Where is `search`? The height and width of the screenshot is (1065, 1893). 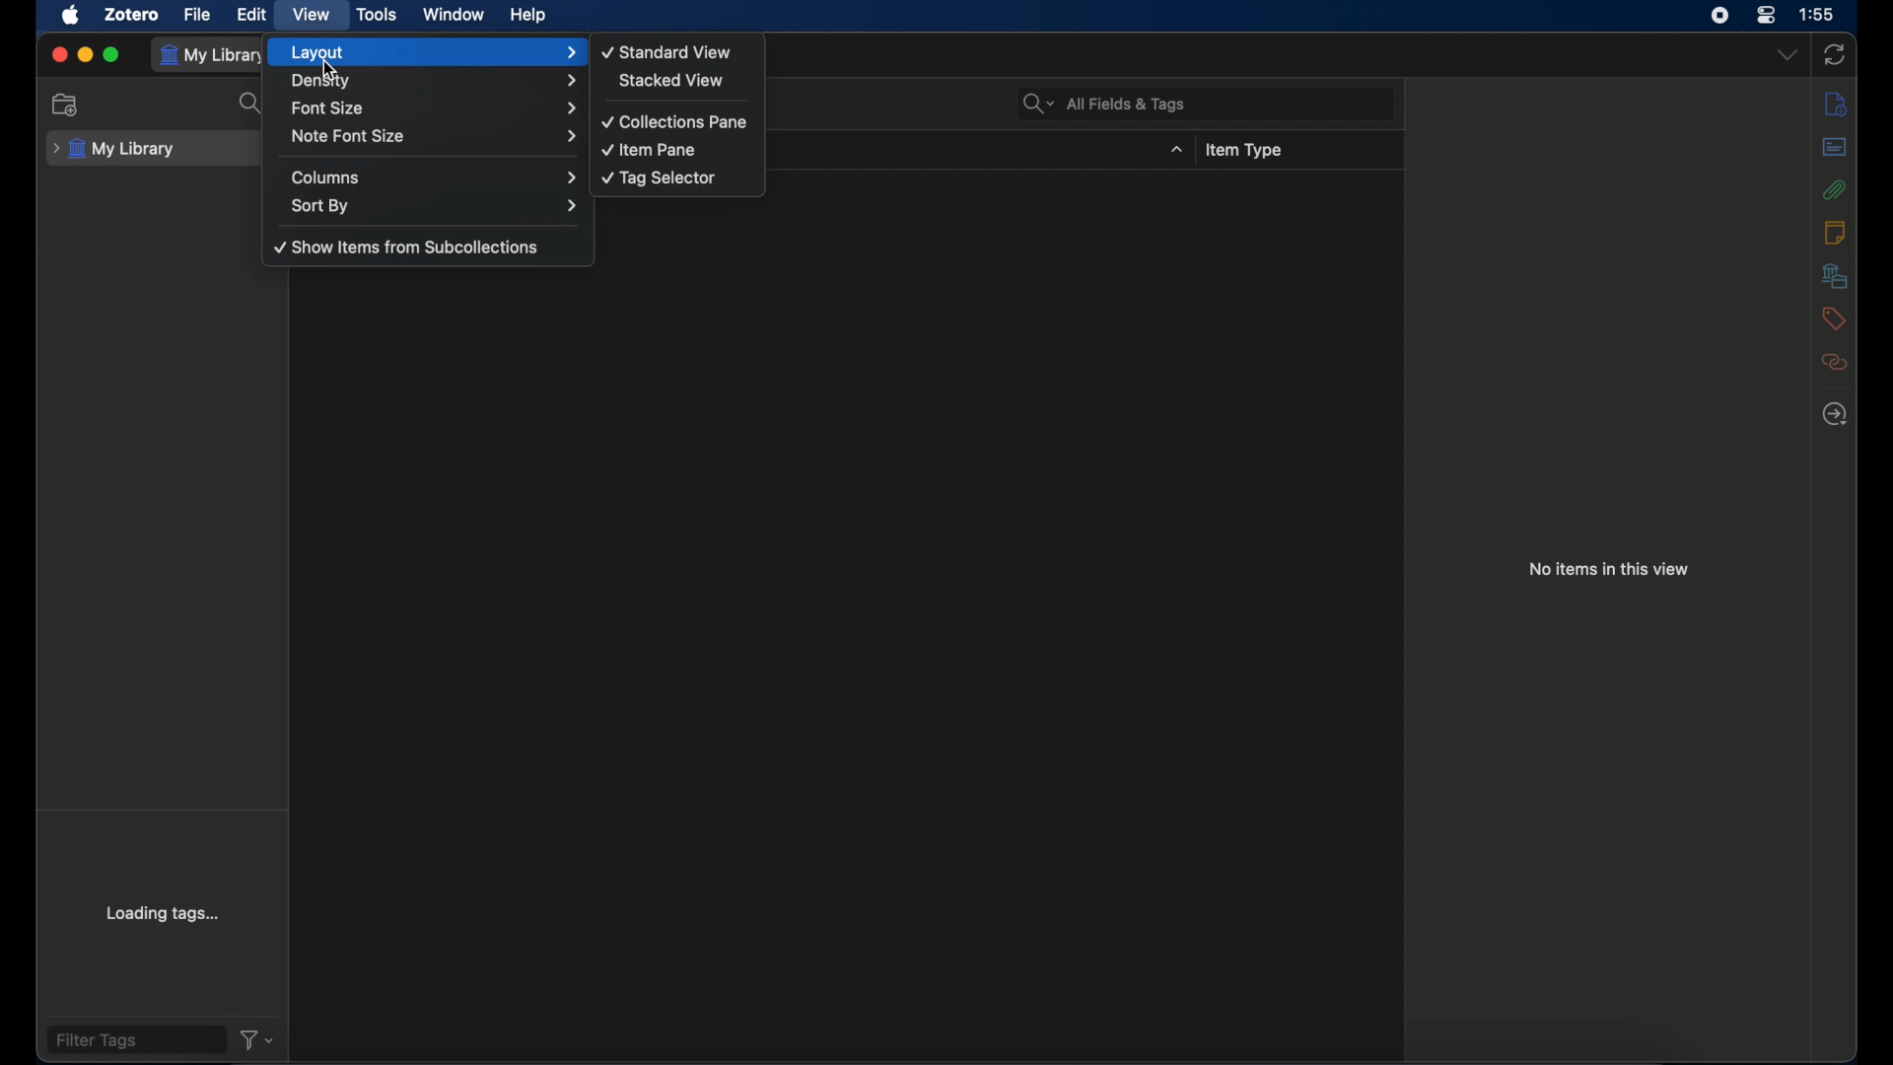 search is located at coordinates (254, 104).